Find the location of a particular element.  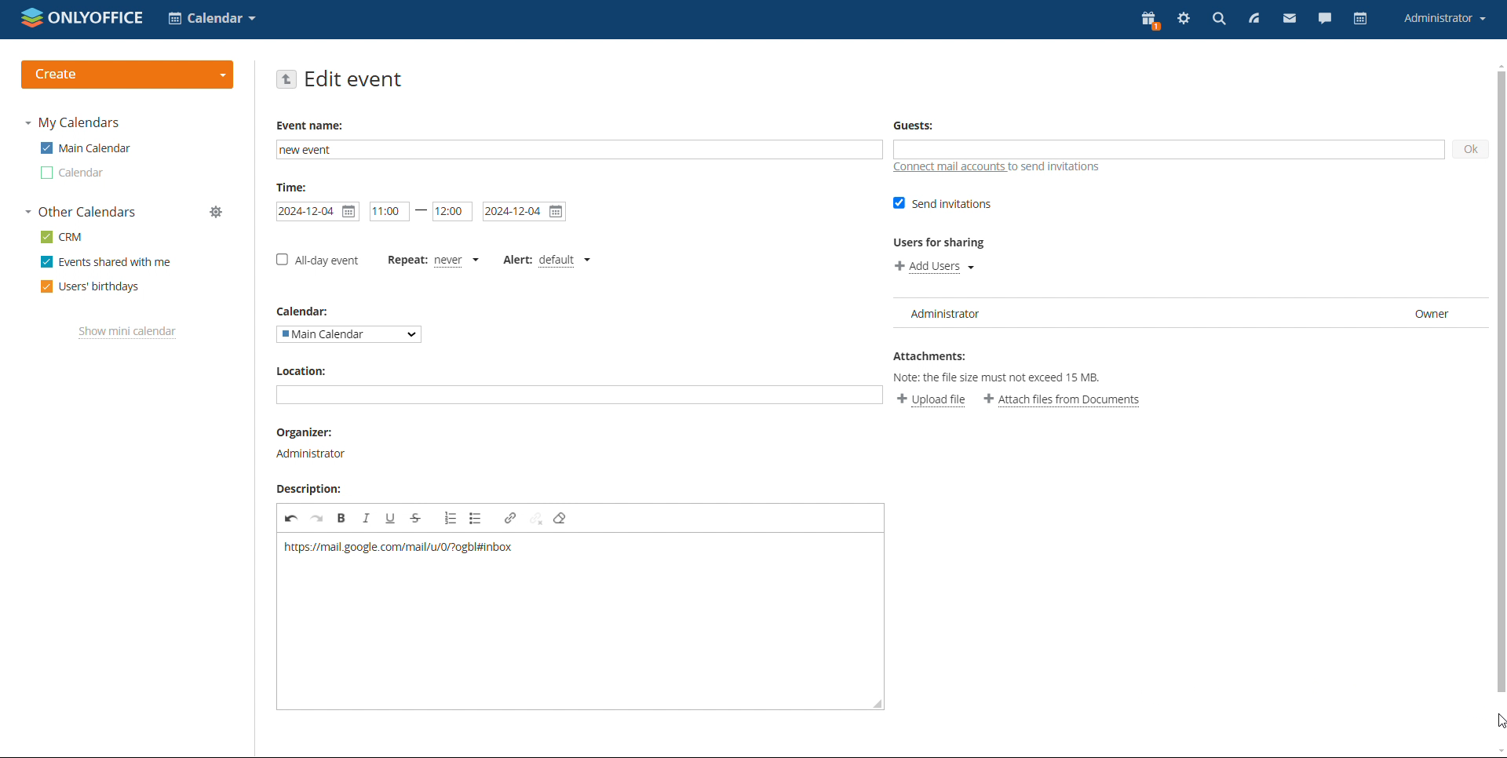

start date is located at coordinates (389, 211).